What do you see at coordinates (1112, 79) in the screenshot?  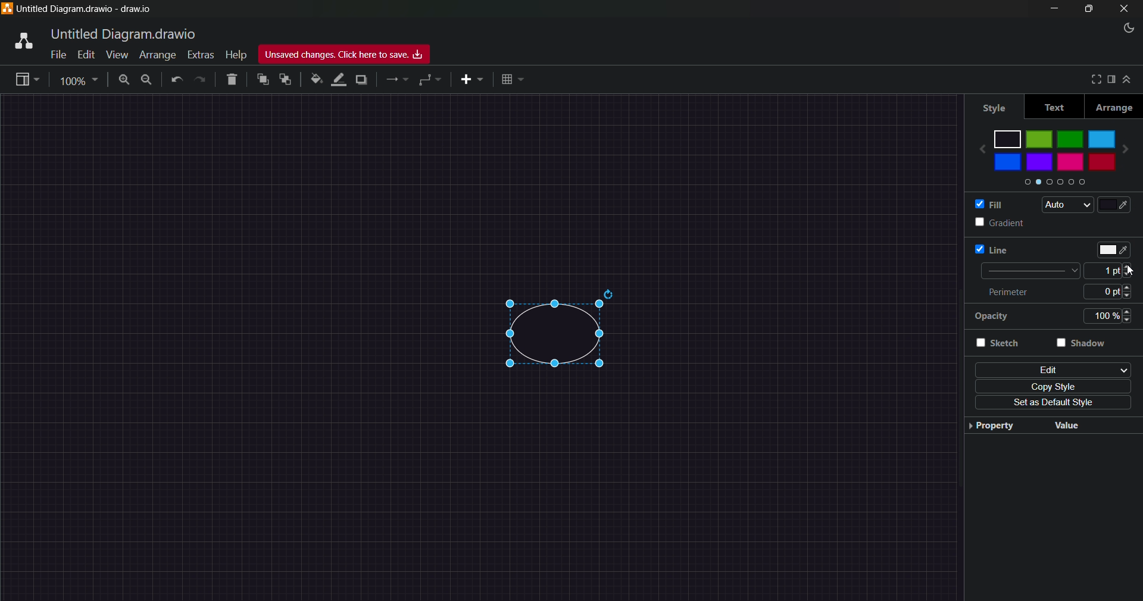 I see `format` at bounding box center [1112, 79].